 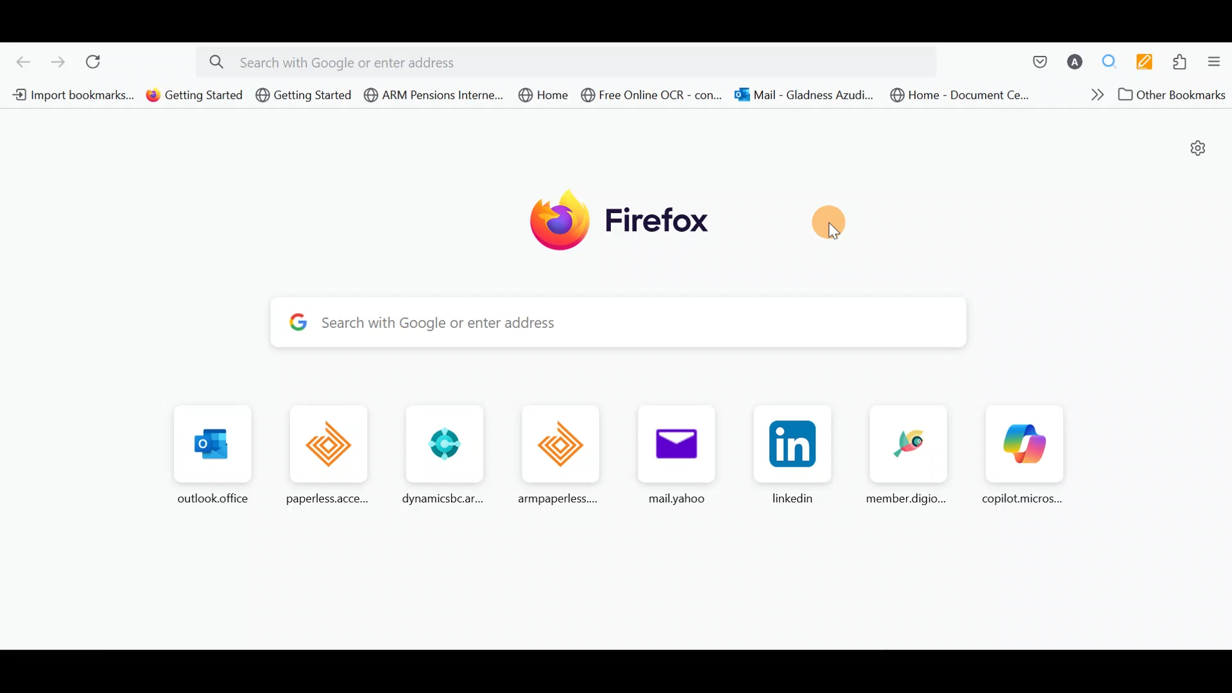 I want to click on Bookmark 6, so click(x=653, y=96).